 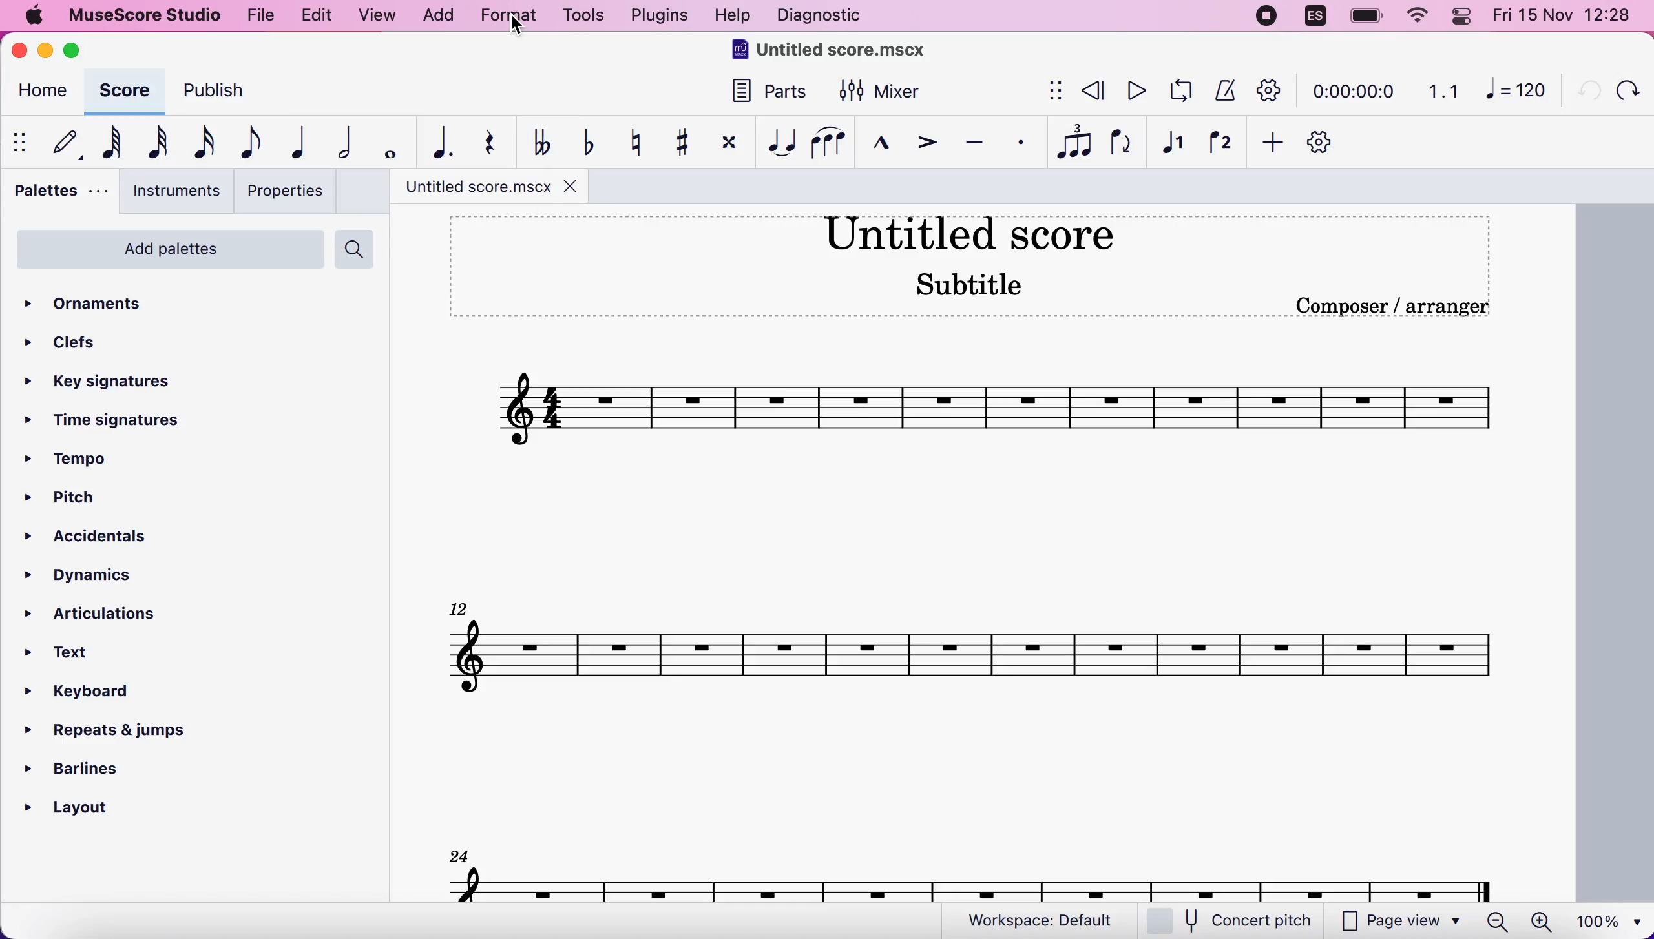 What do you see at coordinates (1465, 16) in the screenshot?
I see `panel control` at bounding box center [1465, 16].